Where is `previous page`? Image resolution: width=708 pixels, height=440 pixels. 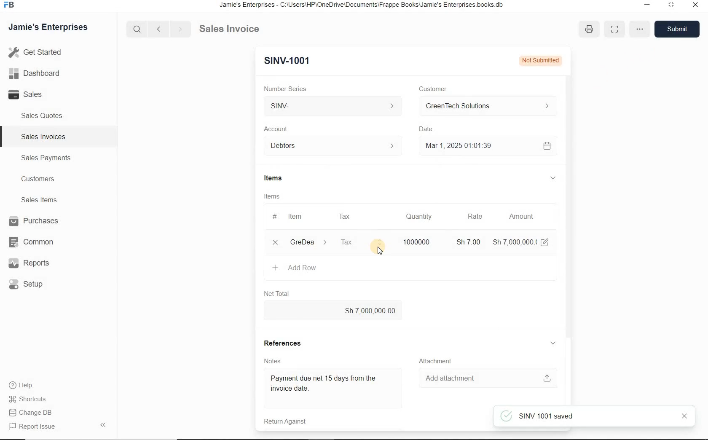
previous page is located at coordinates (158, 29).